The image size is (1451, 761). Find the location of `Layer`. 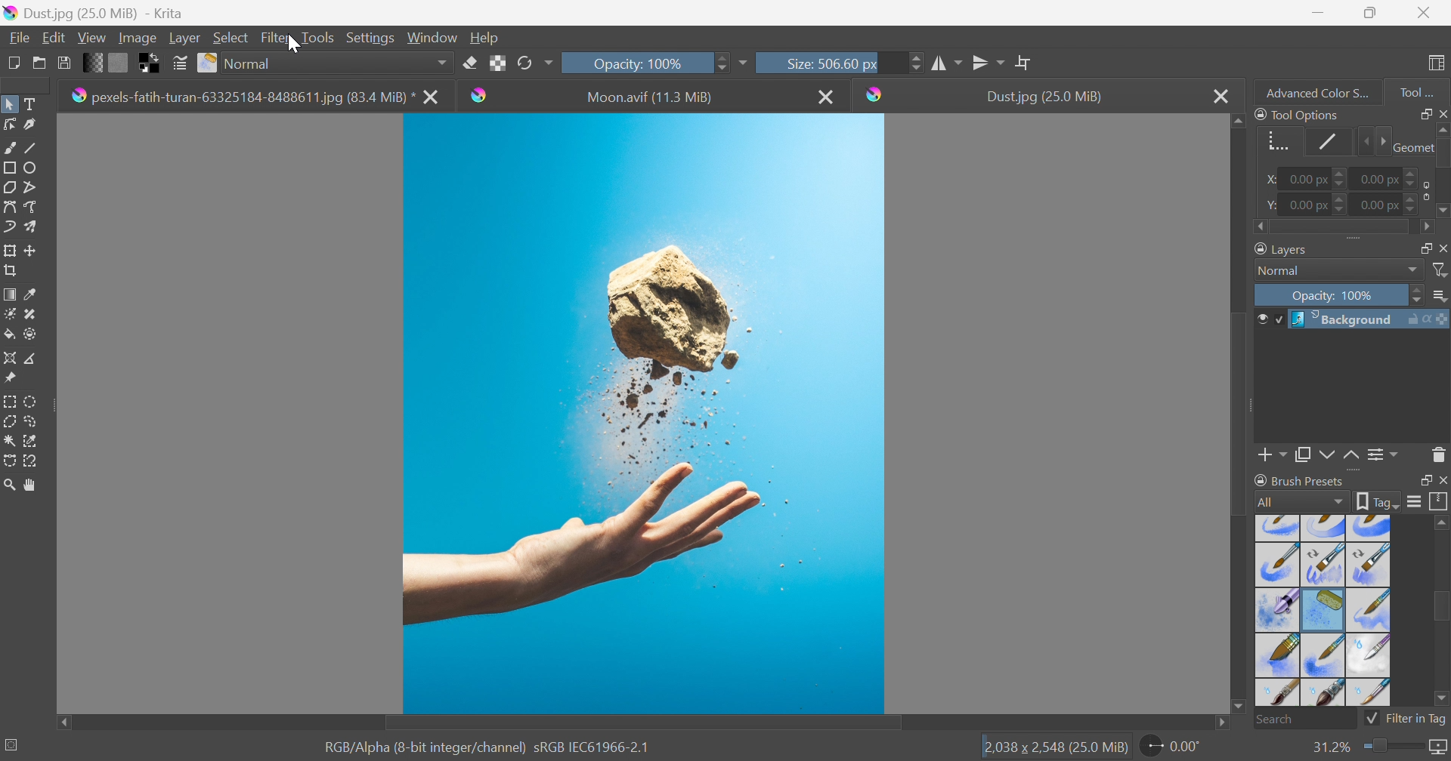

Layer is located at coordinates (184, 36).